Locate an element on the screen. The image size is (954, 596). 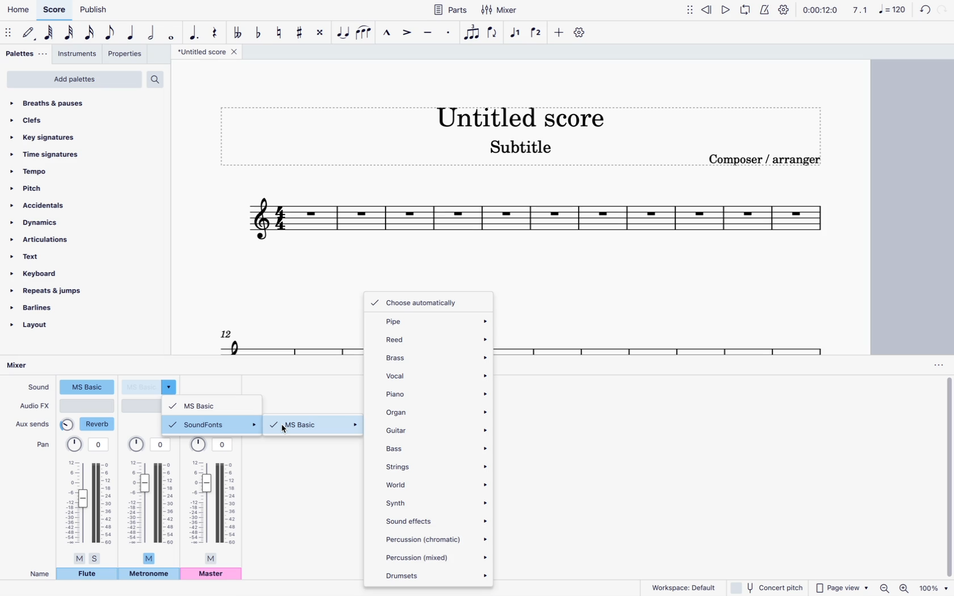
voice 2 is located at coordinates (537, 34).